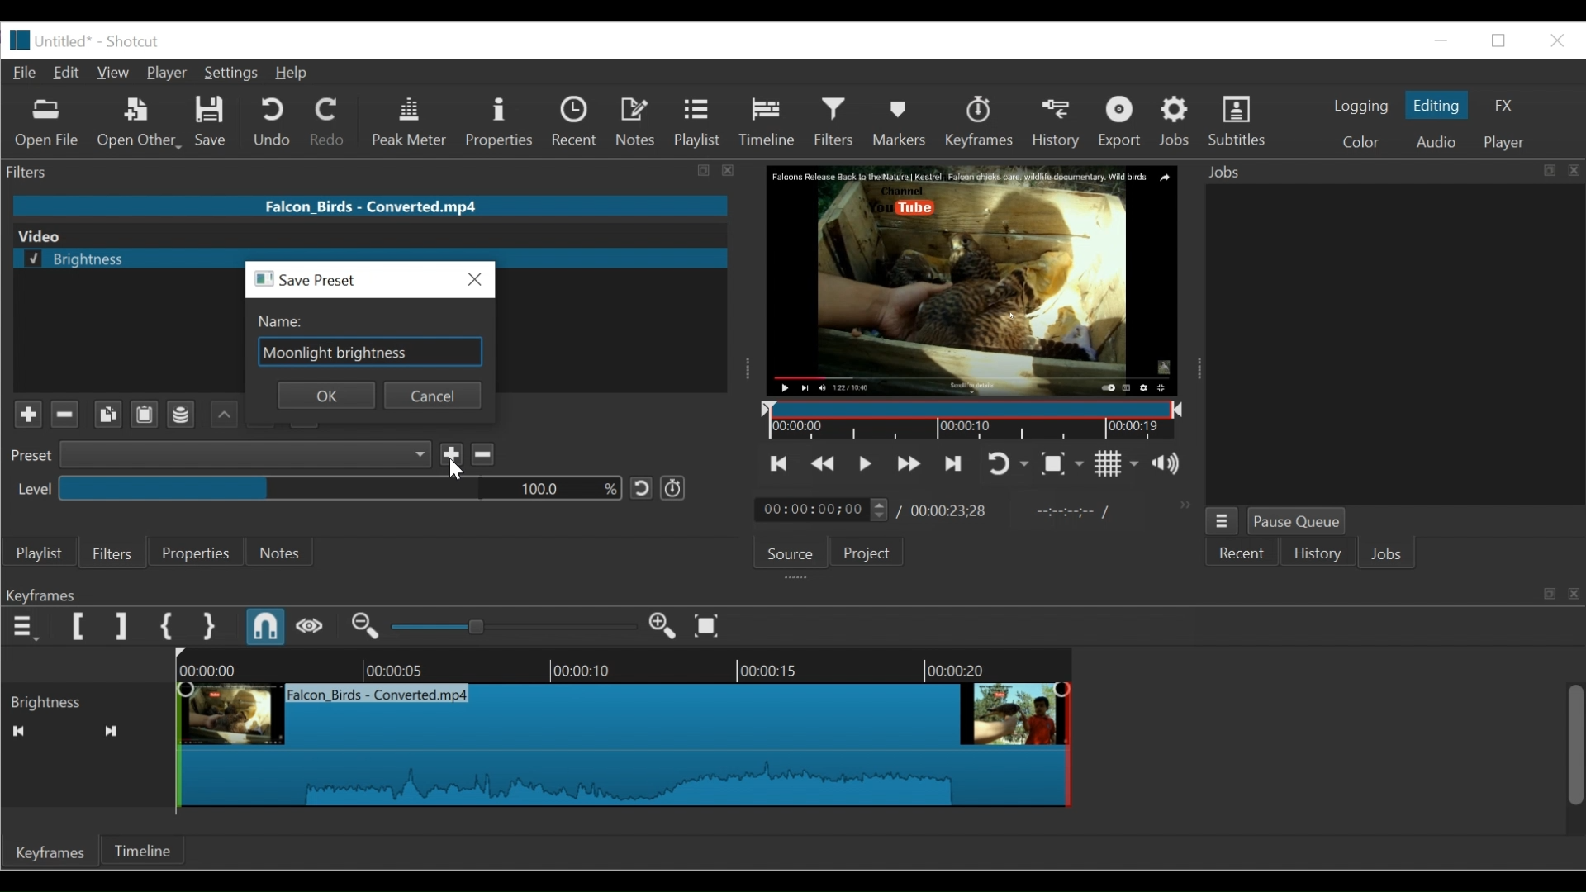  What do you see at coordinates (1503, 106) in the screenshot?
I see `FX` at bounding box center [1503, 106].